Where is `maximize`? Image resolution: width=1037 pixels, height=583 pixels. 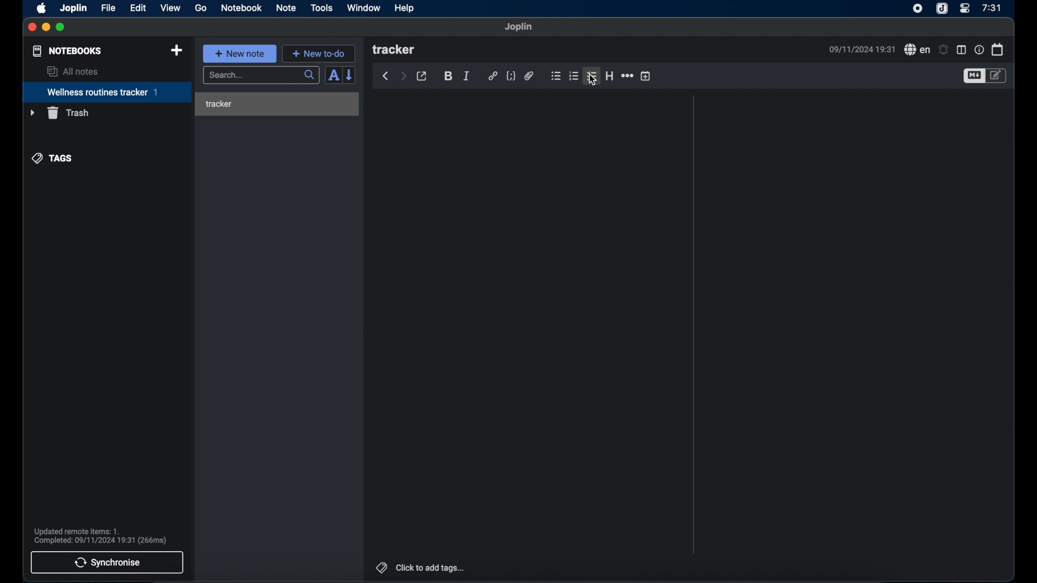
maximize is located at coordinates (61, 28).